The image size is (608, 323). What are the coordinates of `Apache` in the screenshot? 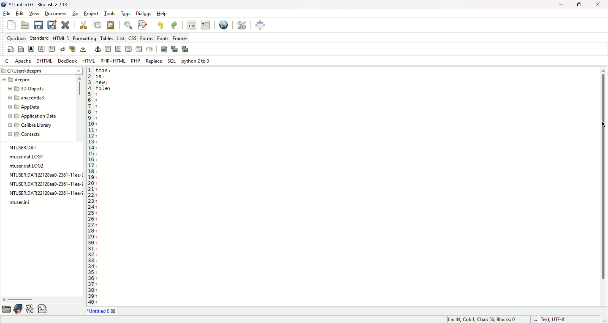 It's located at (23, 61).